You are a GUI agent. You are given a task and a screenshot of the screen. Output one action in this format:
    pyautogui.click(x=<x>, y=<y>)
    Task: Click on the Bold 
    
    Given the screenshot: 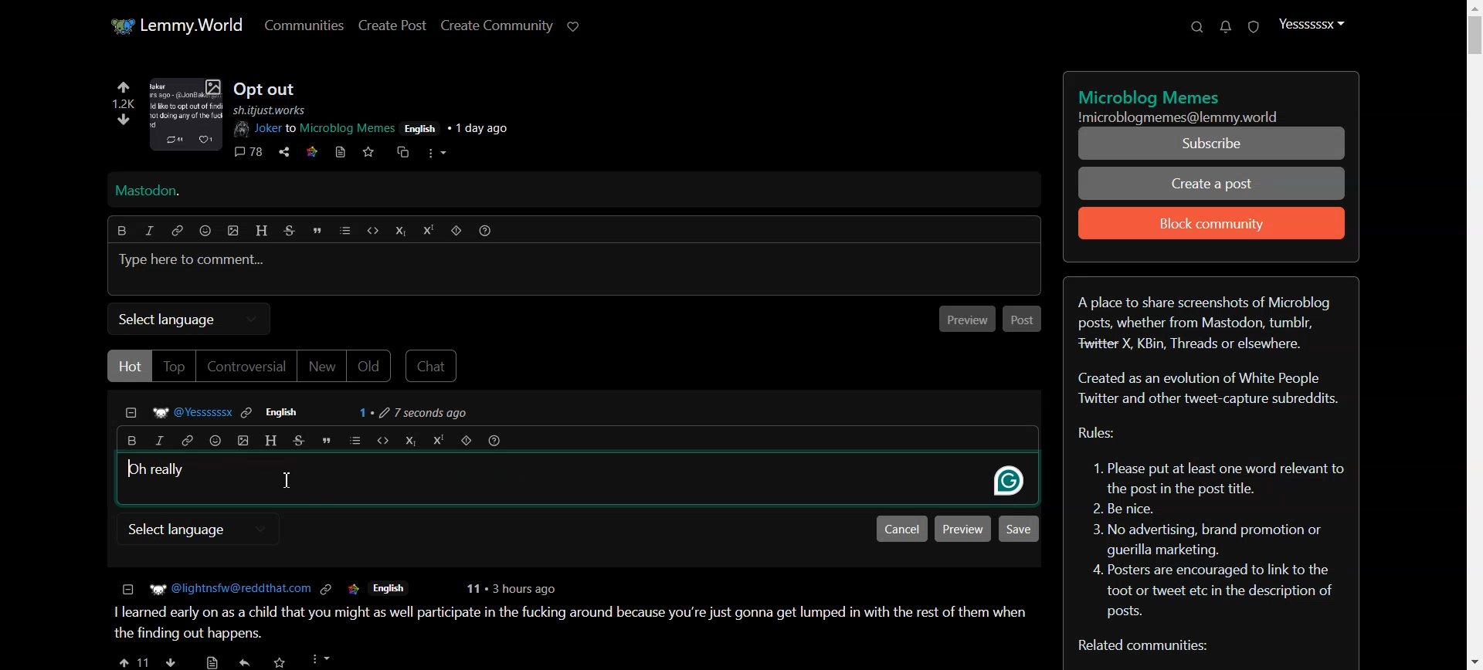 What is the action you would take?
    pyautogui.click(x=123, y=229)
    